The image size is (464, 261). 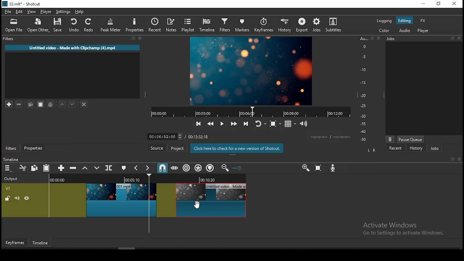 What do you see at coordinates (291, 123) in the screenshot?
I see `toggle grid display on player` at bounding box center [291, 123].